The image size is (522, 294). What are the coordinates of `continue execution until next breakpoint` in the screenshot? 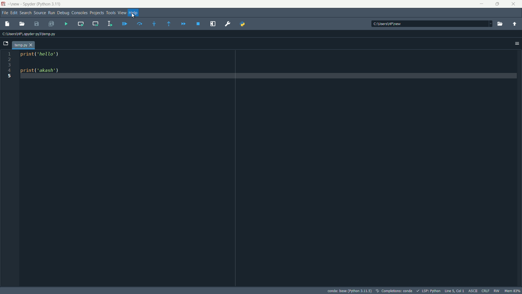 It's located at (184, 24).